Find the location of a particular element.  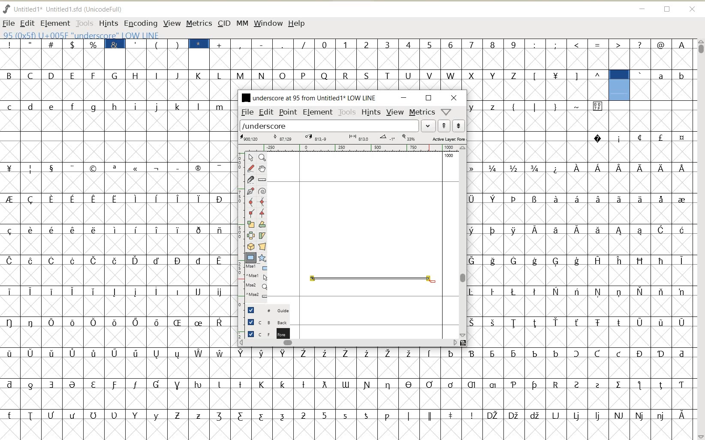

flip the selection is located at coordinates (250, 235).